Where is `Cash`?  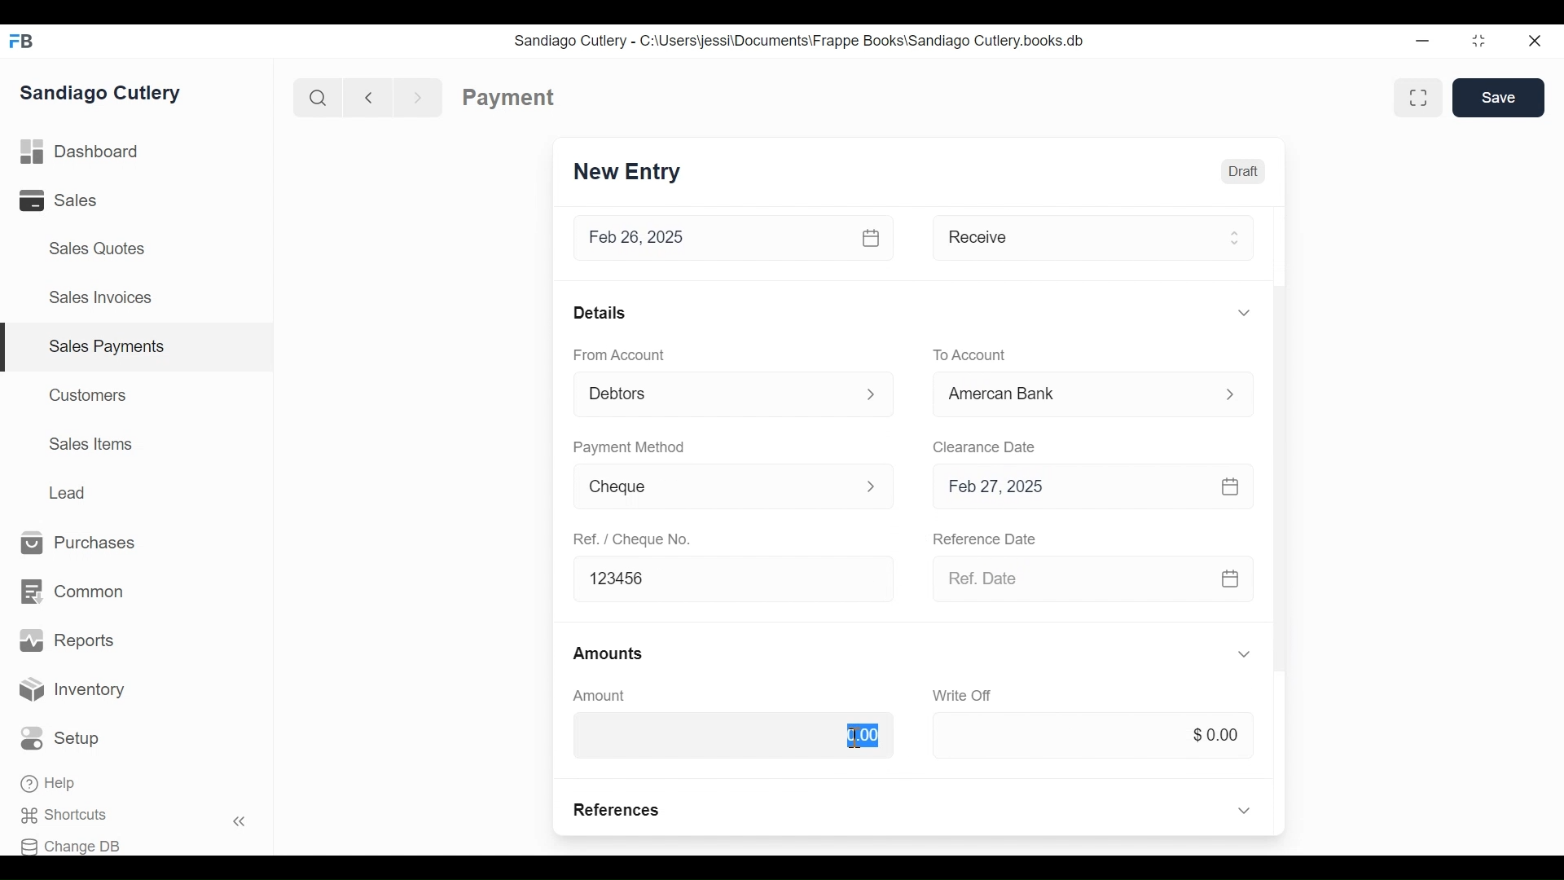 Cash is located at coordinates (1069, 394).